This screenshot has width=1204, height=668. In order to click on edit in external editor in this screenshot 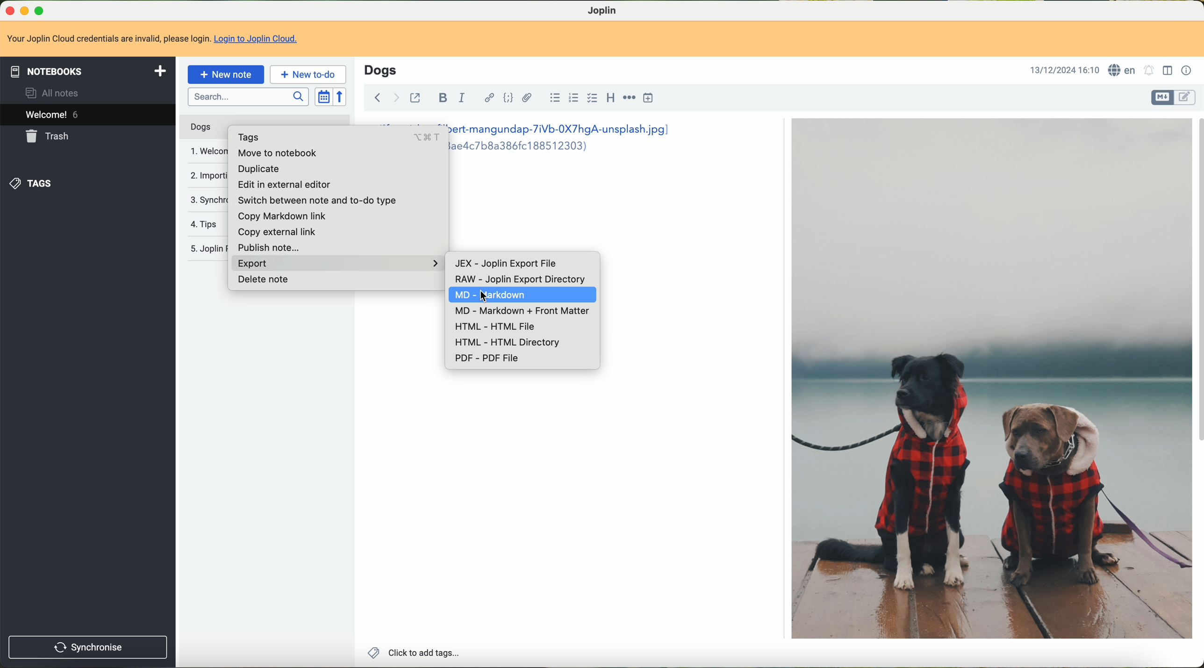, I will do `click(288, 186)`.